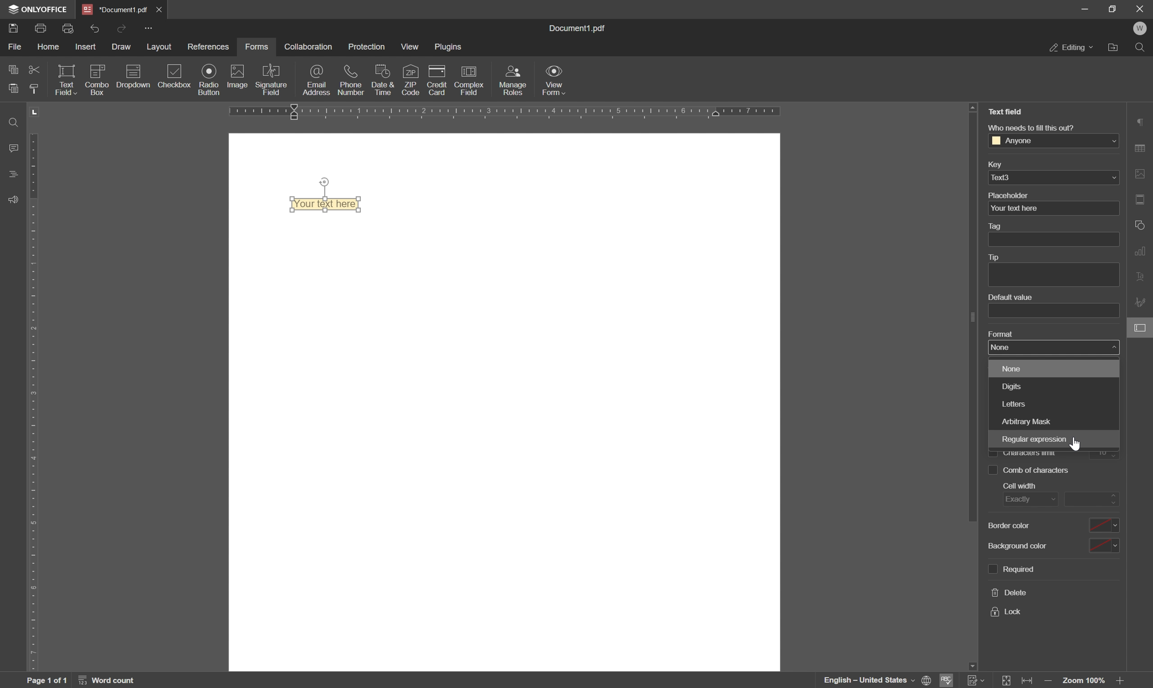 This screenshot has width=1153, height=688. I want to click on ruler, so click(37, 388).